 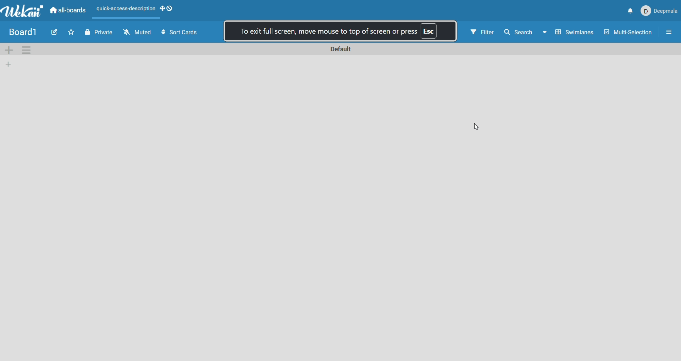 I want to click on show-desktop-drag-handles, so click(x=162, y=9).